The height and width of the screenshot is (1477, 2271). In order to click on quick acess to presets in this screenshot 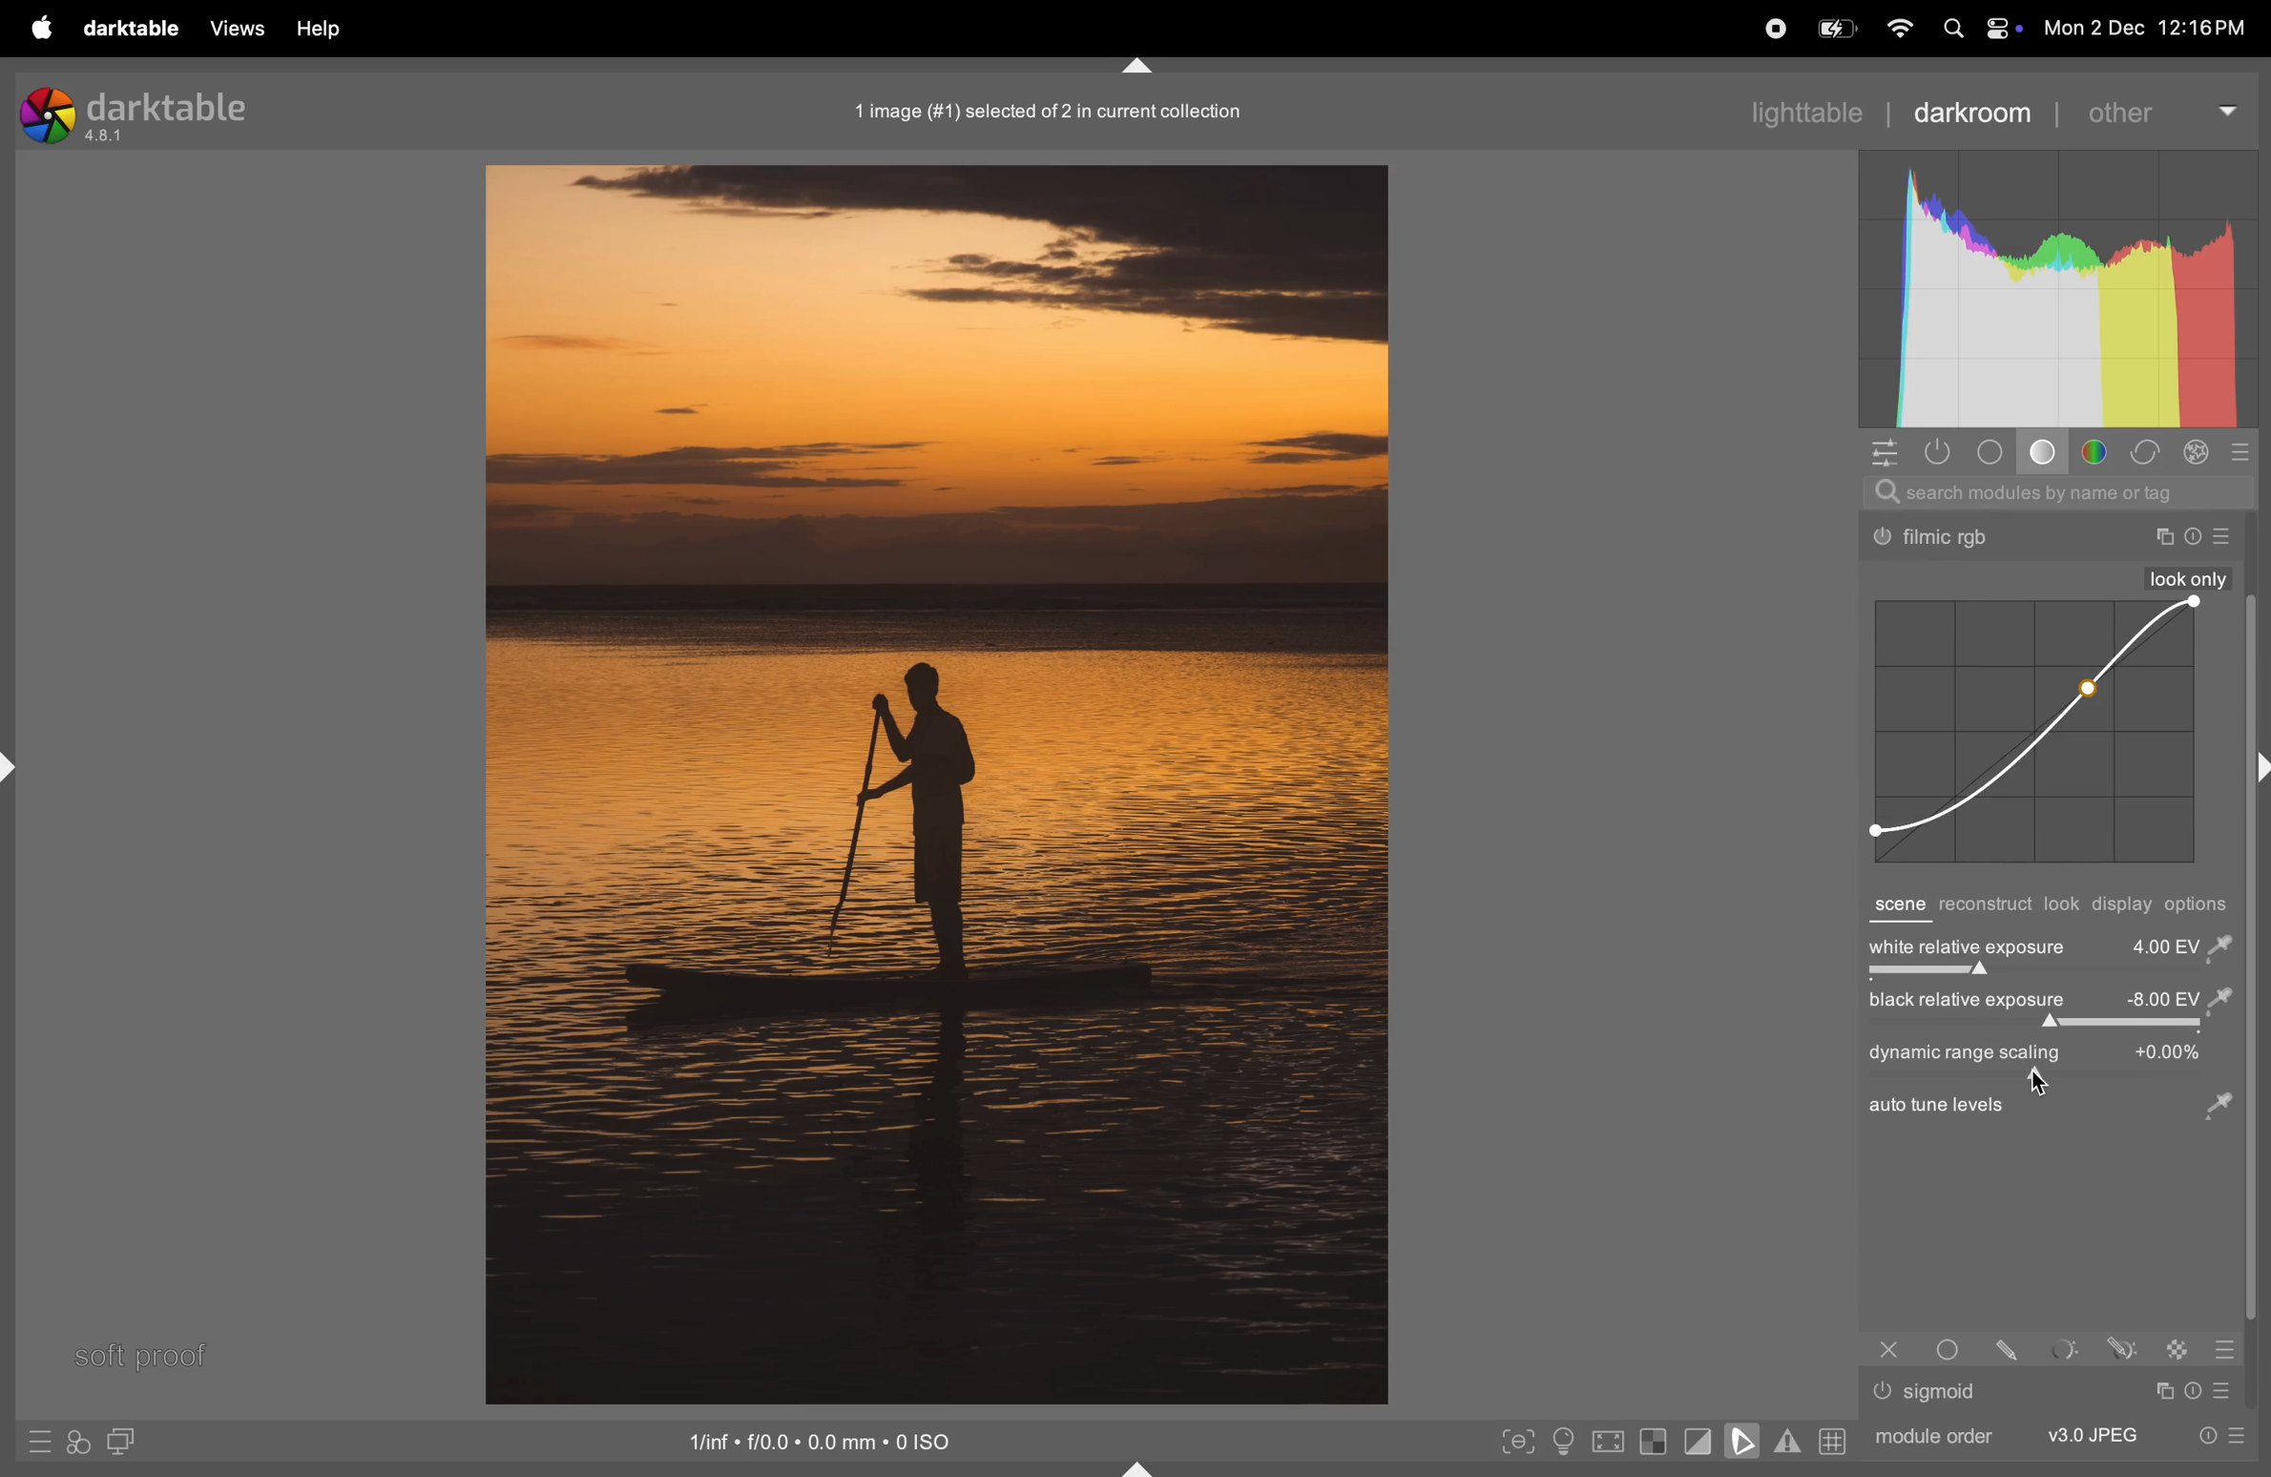, I will do `click(39, 1441)`.